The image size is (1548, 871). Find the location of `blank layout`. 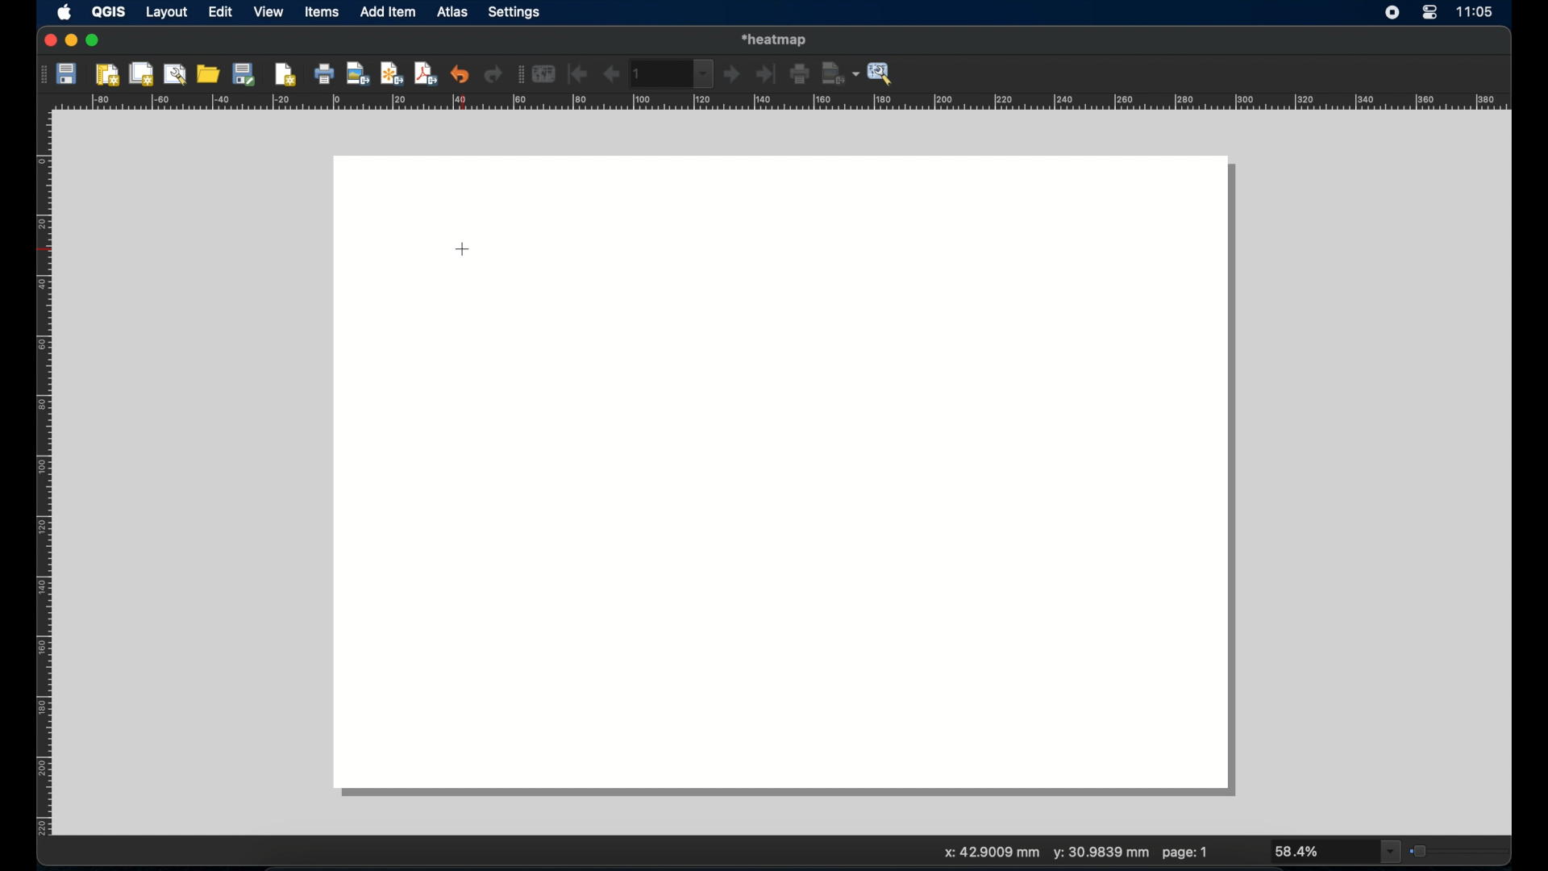

blank layout is located at coordinates (791, 479).